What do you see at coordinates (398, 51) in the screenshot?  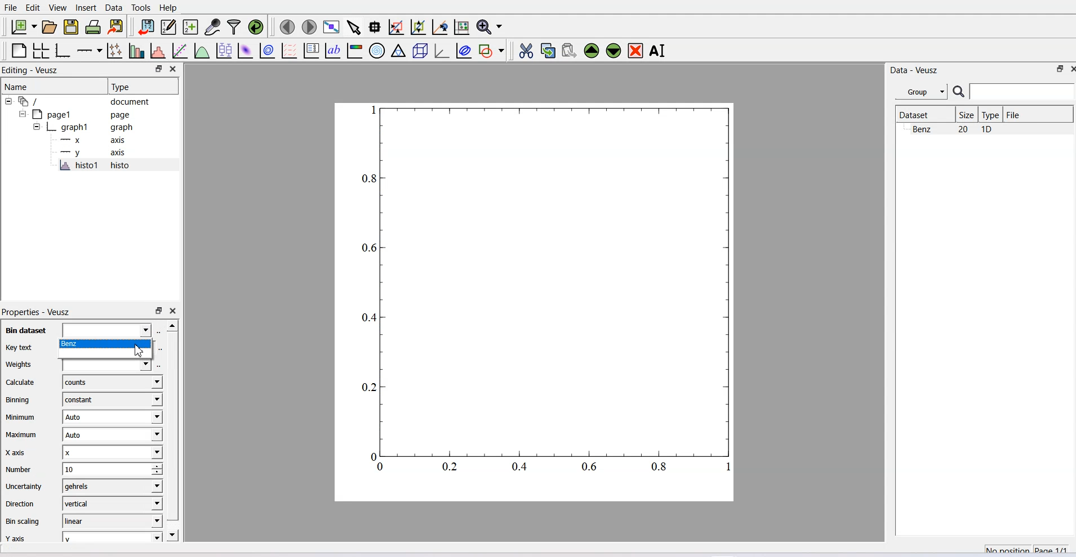 I see `Ternary Graph` at bounding box center [398, 51].